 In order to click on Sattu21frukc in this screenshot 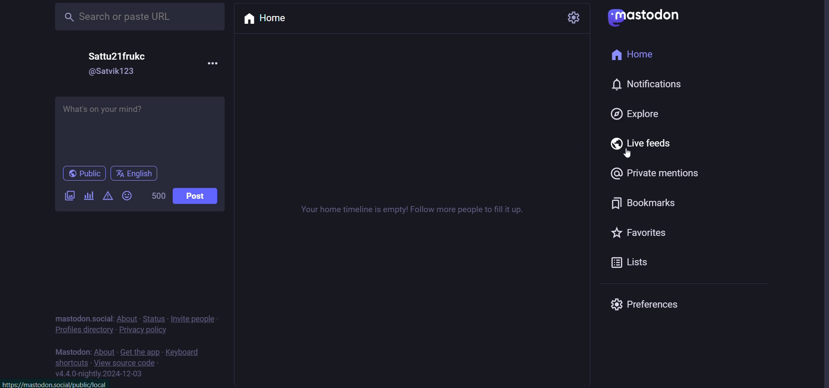, I will do `click(127, 56)`.